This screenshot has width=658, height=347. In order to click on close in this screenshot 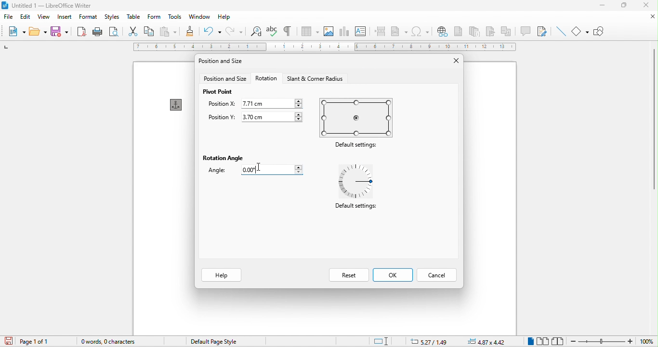, I will do `click(647, 5)`.